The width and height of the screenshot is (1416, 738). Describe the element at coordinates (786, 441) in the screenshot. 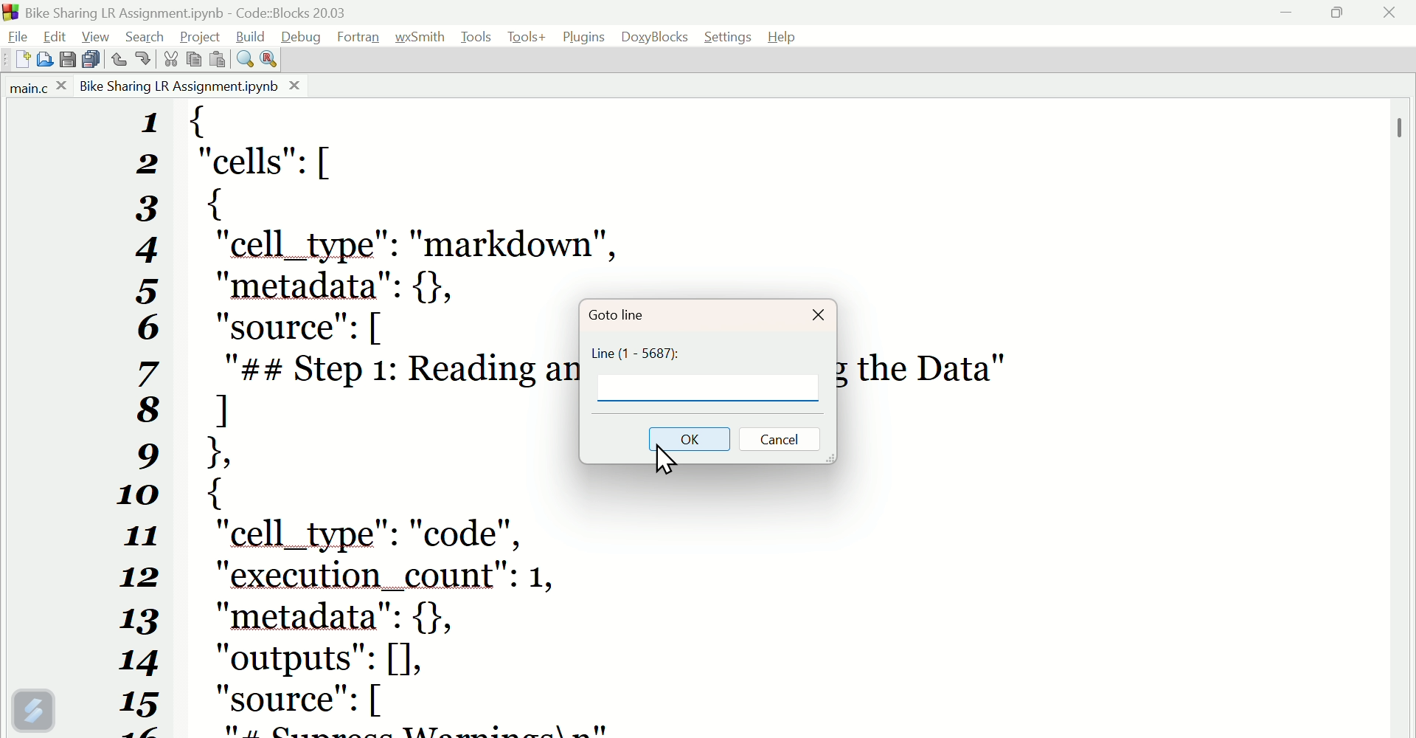

I see `Cancel` at that location.